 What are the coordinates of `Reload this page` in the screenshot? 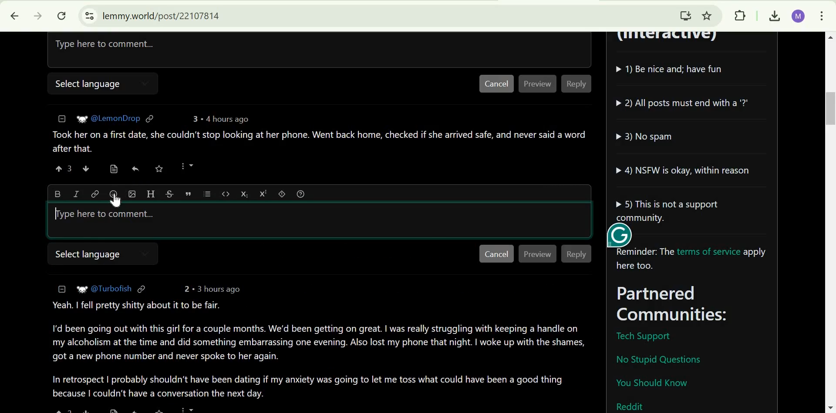 It's located at (62, 15).